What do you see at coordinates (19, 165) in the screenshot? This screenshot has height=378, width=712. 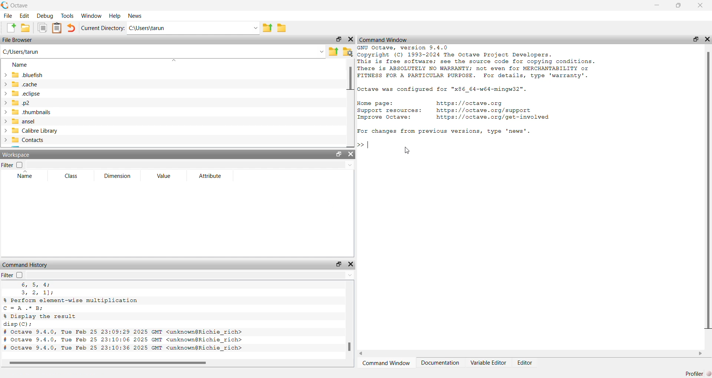 I see `Checkbox` at bounding box center [19, 165].